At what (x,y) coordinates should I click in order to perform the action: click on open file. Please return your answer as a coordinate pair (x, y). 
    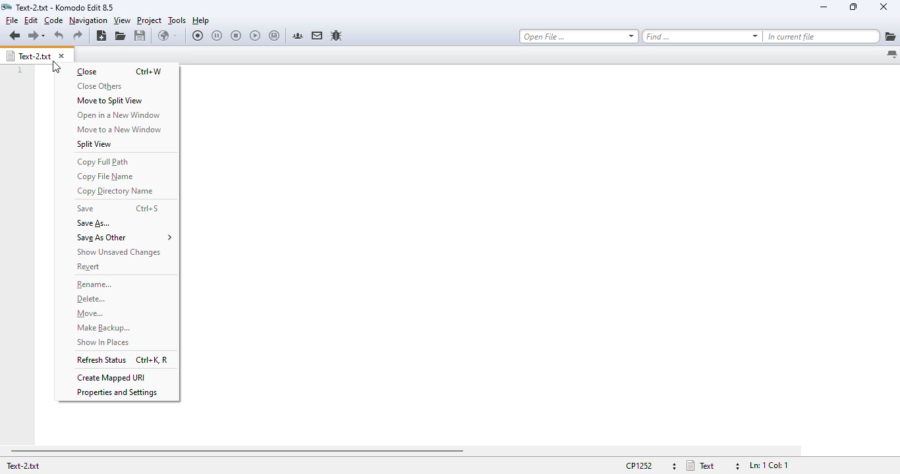
    Looking at the image, I should click on (579, 36).